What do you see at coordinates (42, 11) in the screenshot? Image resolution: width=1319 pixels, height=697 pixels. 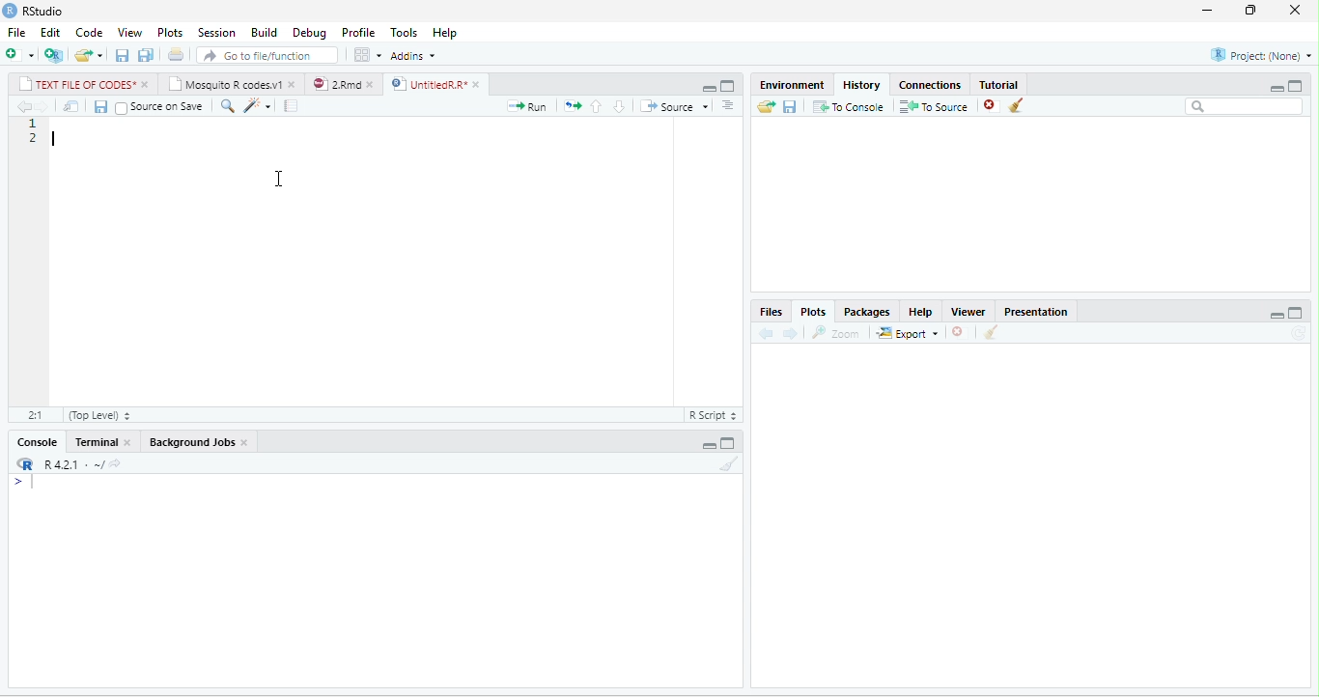 I see `RStudio` at bounding box center [42, 11].